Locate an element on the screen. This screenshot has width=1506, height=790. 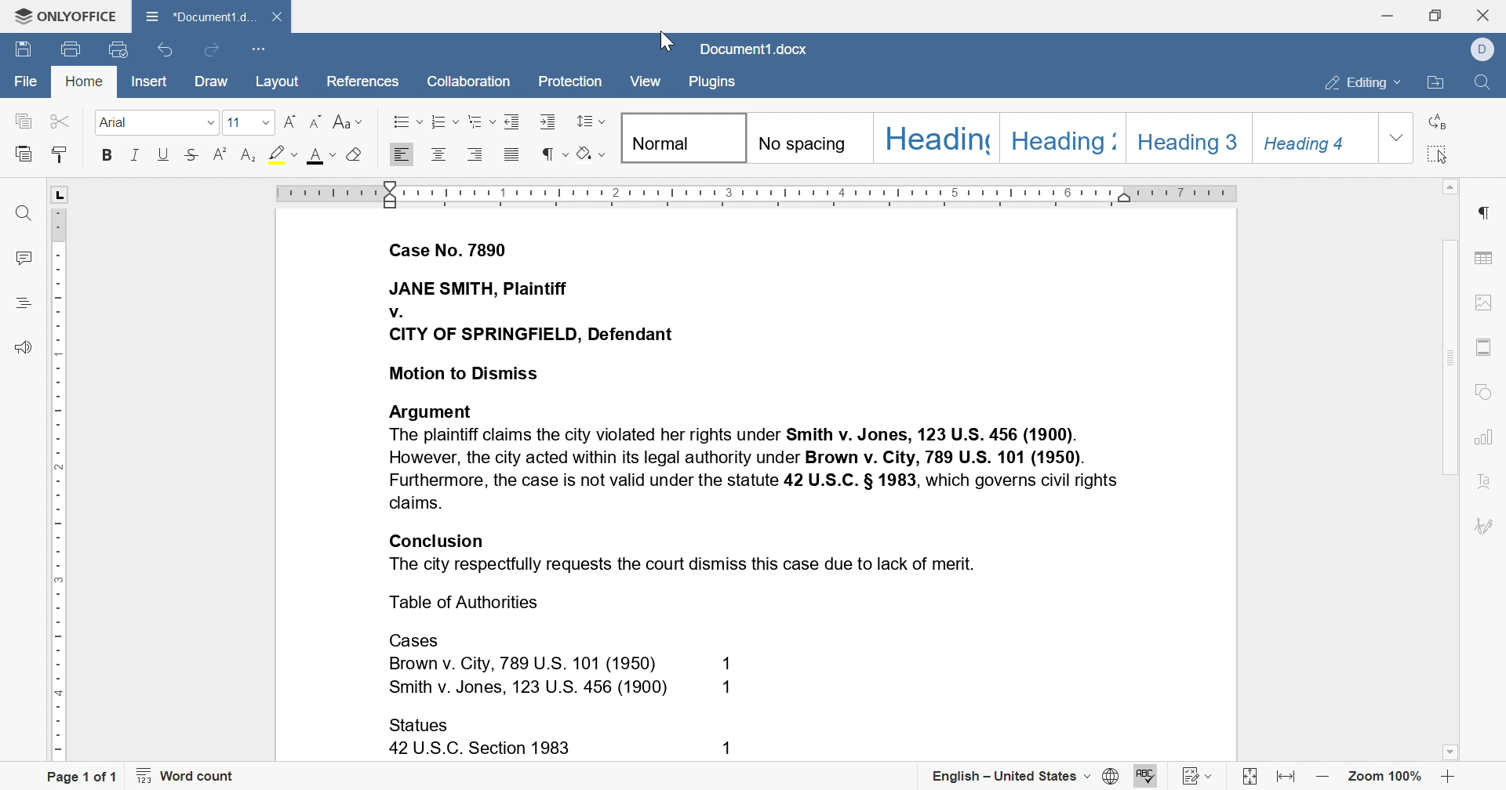
chart settings is located at coordinates (1482, 438).